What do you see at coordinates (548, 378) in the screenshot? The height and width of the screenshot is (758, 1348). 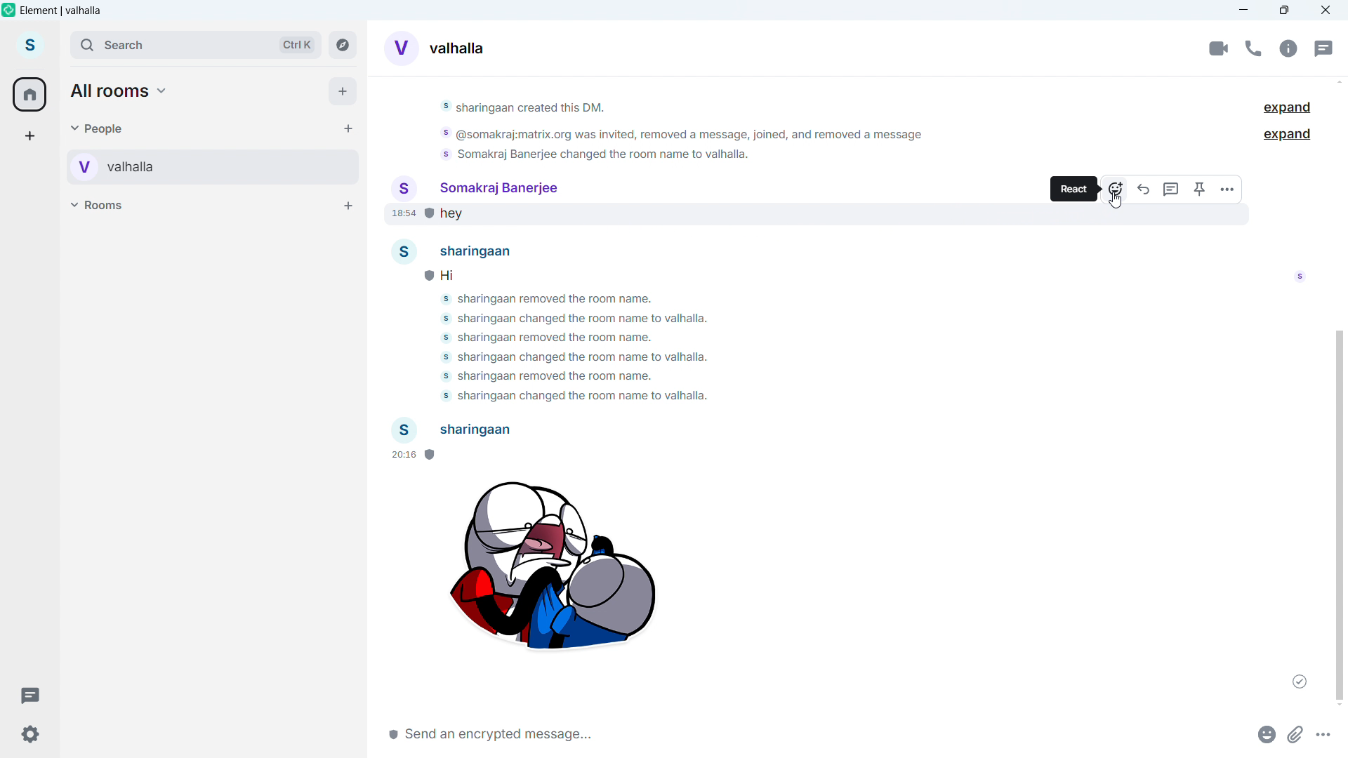 I see `somakraj banerjee removed the room name` at bounding box center [548, 378].